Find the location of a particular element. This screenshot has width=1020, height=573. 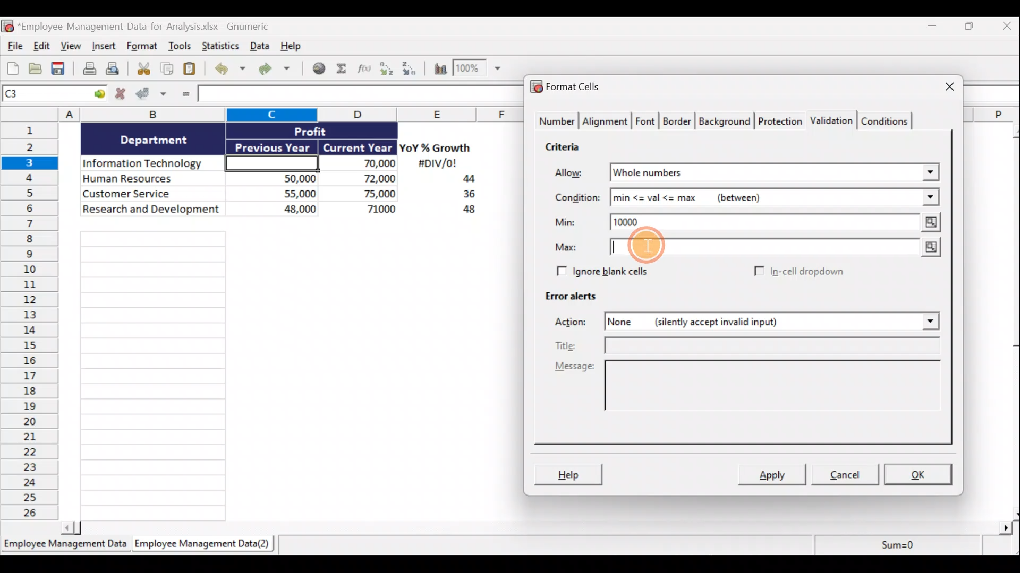

Title is located at coordinates (751, 345).